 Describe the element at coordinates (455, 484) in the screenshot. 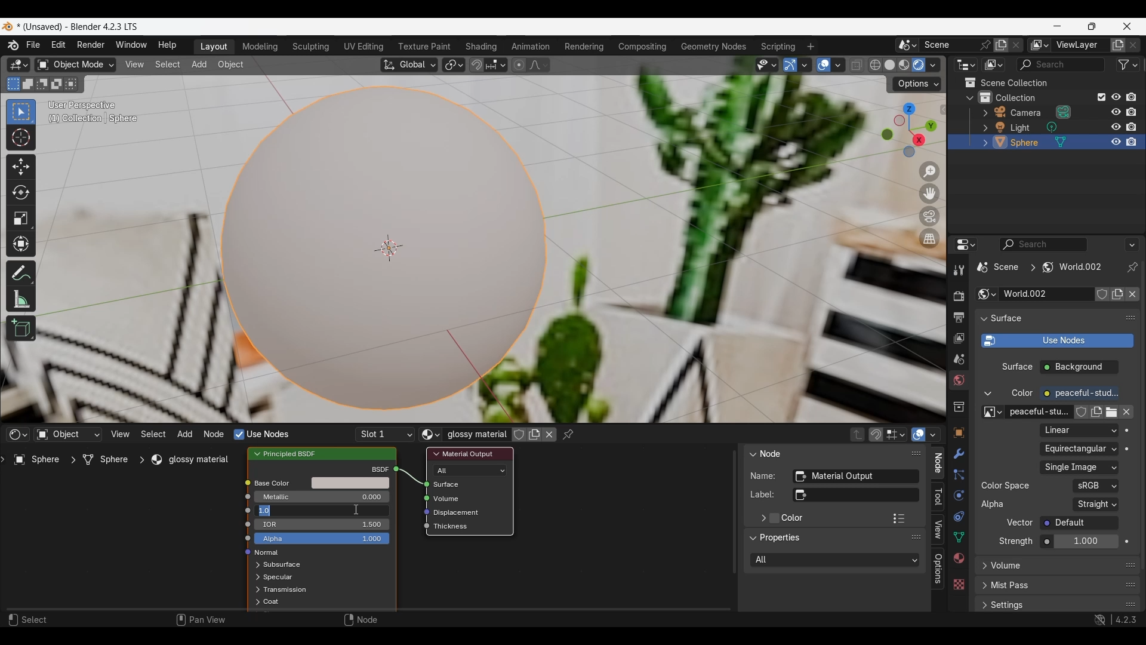

I see `Surface` at that location.